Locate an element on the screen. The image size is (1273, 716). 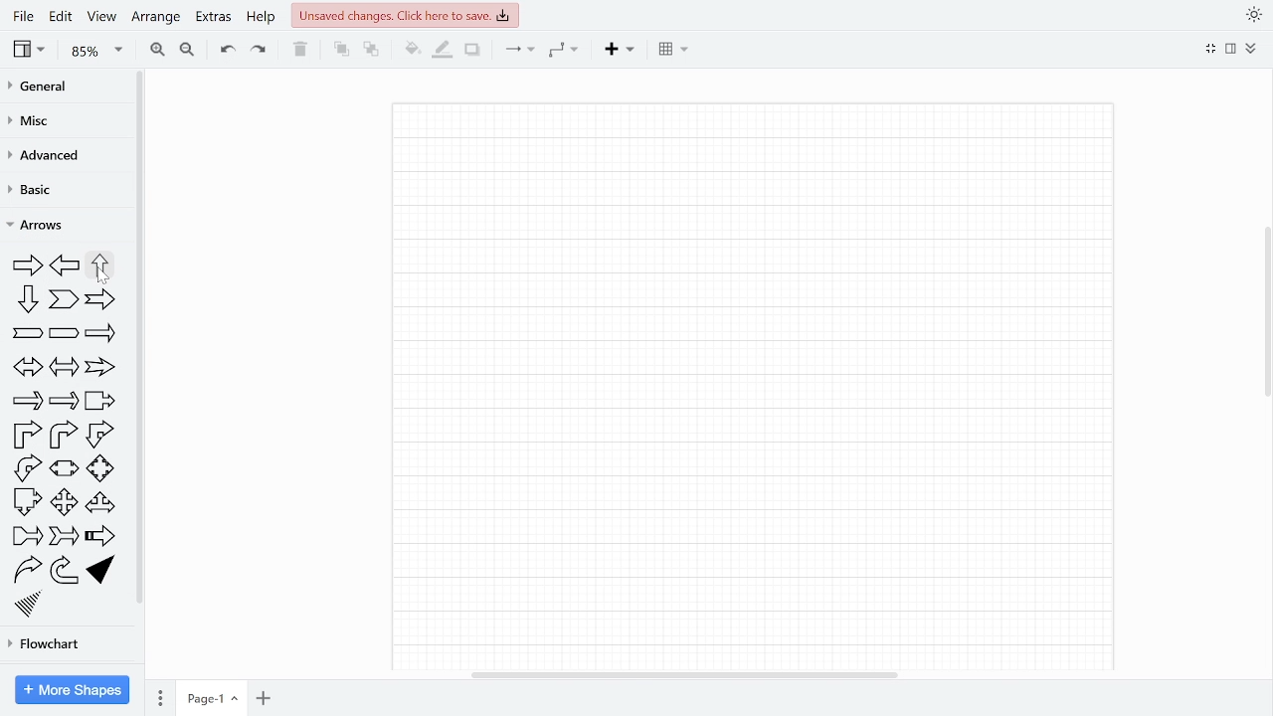
Zoom in is located at coordinates (156, 50).